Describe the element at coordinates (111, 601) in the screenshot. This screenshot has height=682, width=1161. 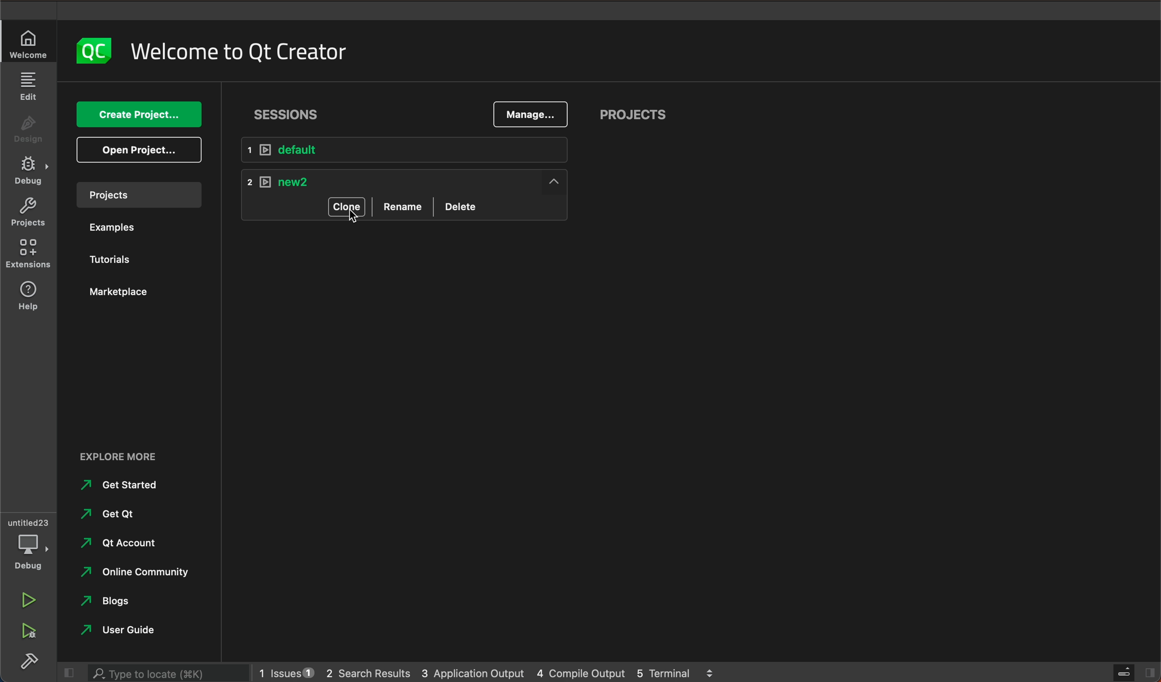
I see `blogs` at that location.